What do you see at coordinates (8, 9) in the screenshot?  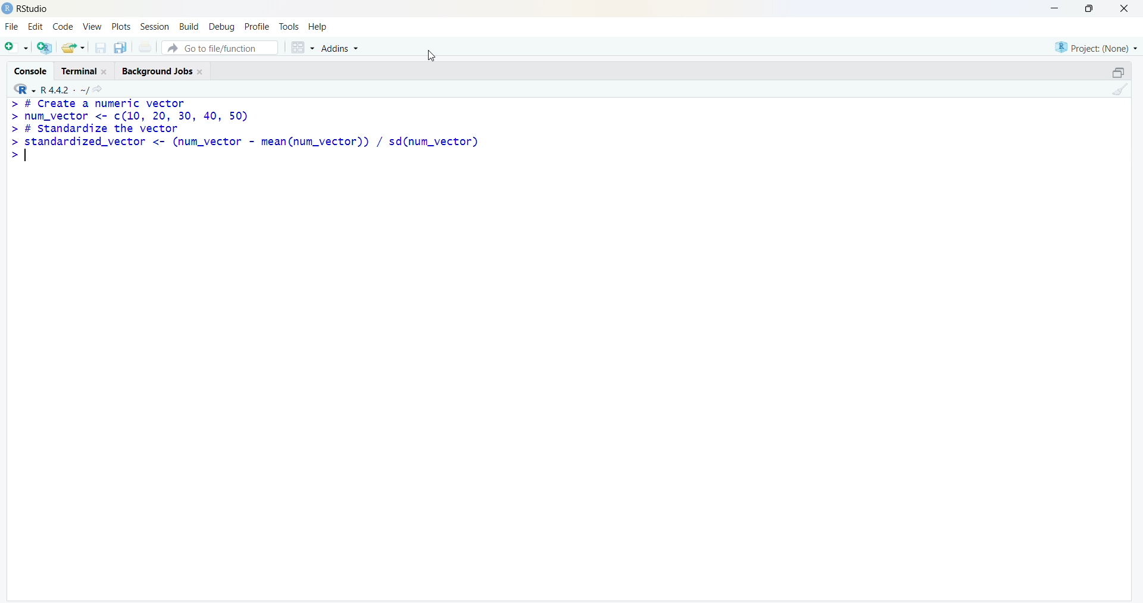 I see `logo` at bounding box center [8, 9].